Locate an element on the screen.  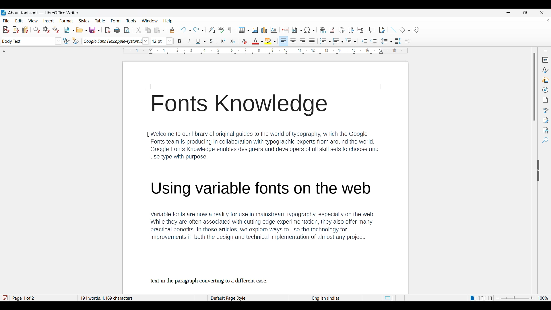
Insert menu is located at coordinates (48, 21).